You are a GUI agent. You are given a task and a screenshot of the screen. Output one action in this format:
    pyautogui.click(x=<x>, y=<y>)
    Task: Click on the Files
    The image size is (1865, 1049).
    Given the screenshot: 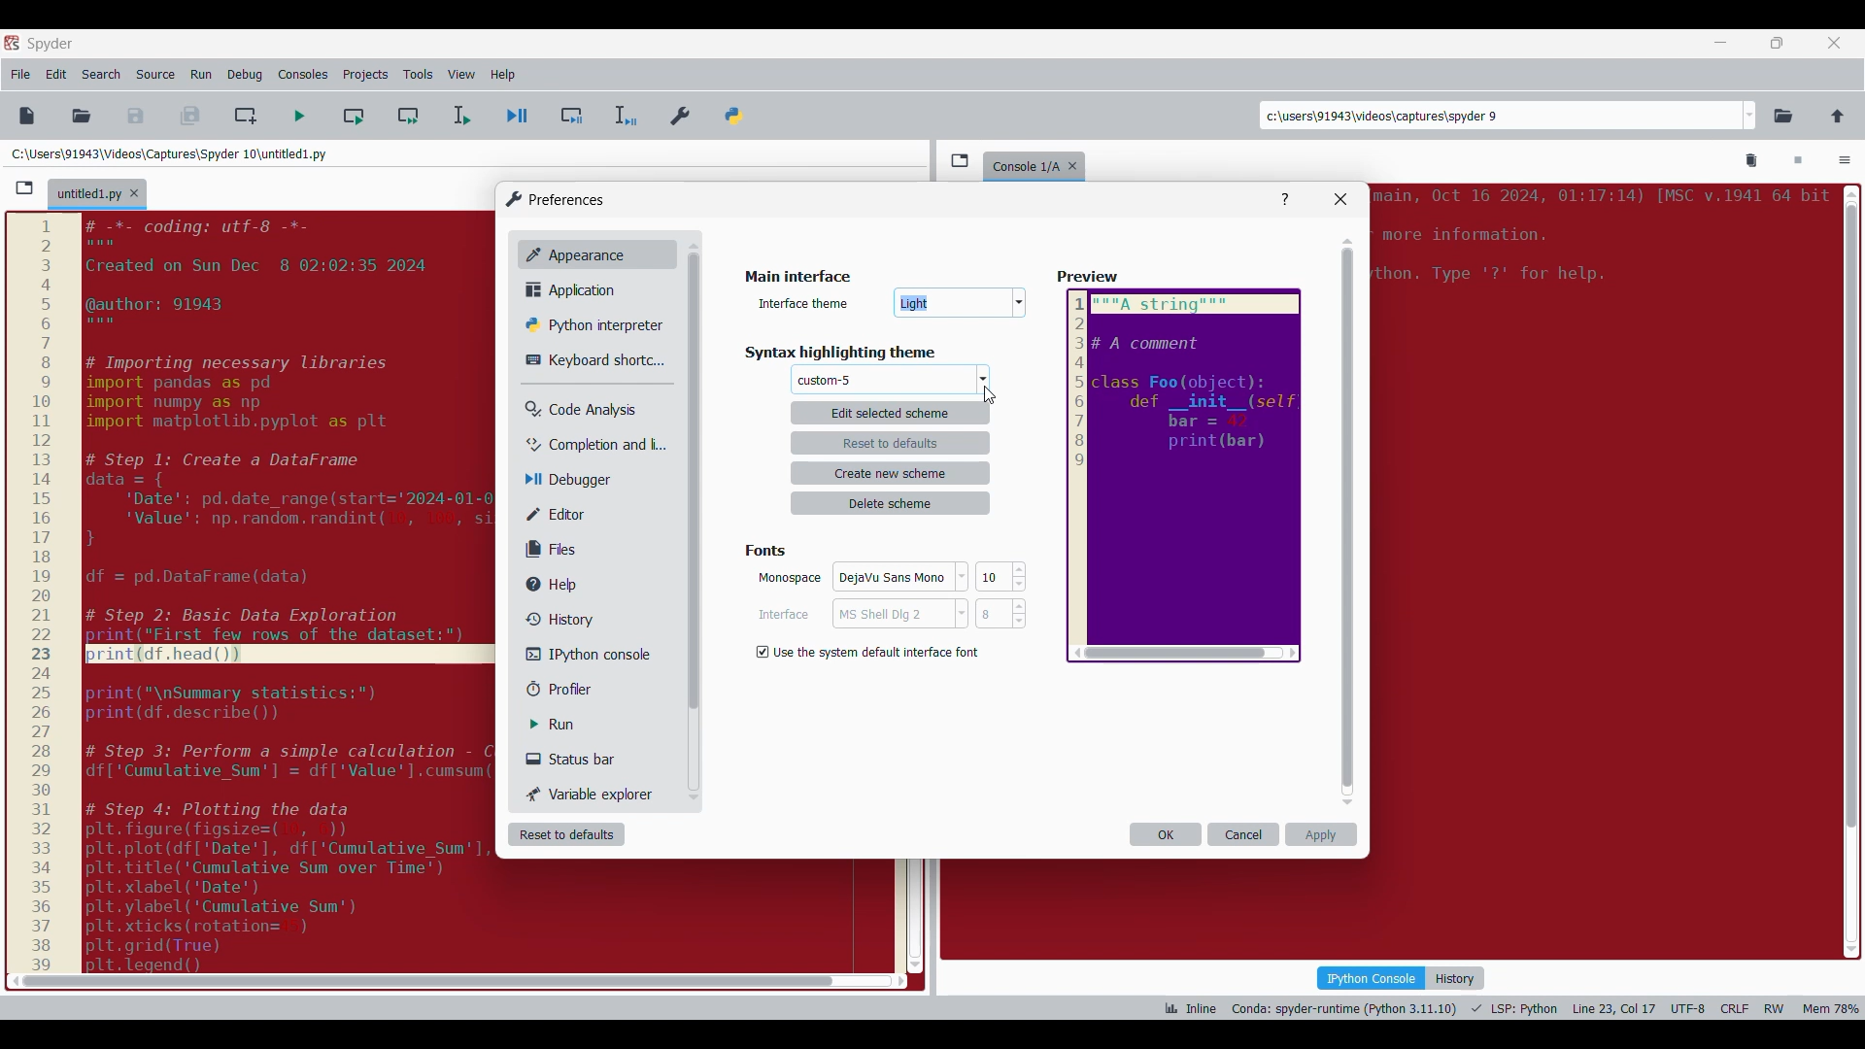 What is the action you would take?
    pyautogui.click(x=556, y=549)
    